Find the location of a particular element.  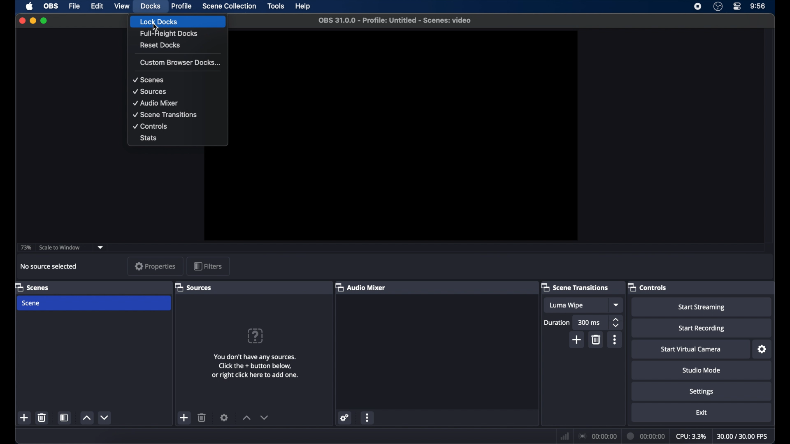

obs is located at coordinates (51, 6).